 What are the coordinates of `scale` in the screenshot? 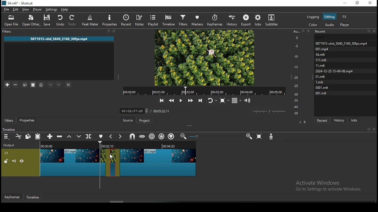 It's located at (298, 72).